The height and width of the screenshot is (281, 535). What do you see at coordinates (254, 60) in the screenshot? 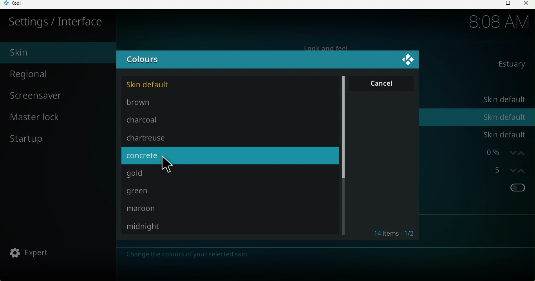
I see `Colours` at bounding box center [254, 60].